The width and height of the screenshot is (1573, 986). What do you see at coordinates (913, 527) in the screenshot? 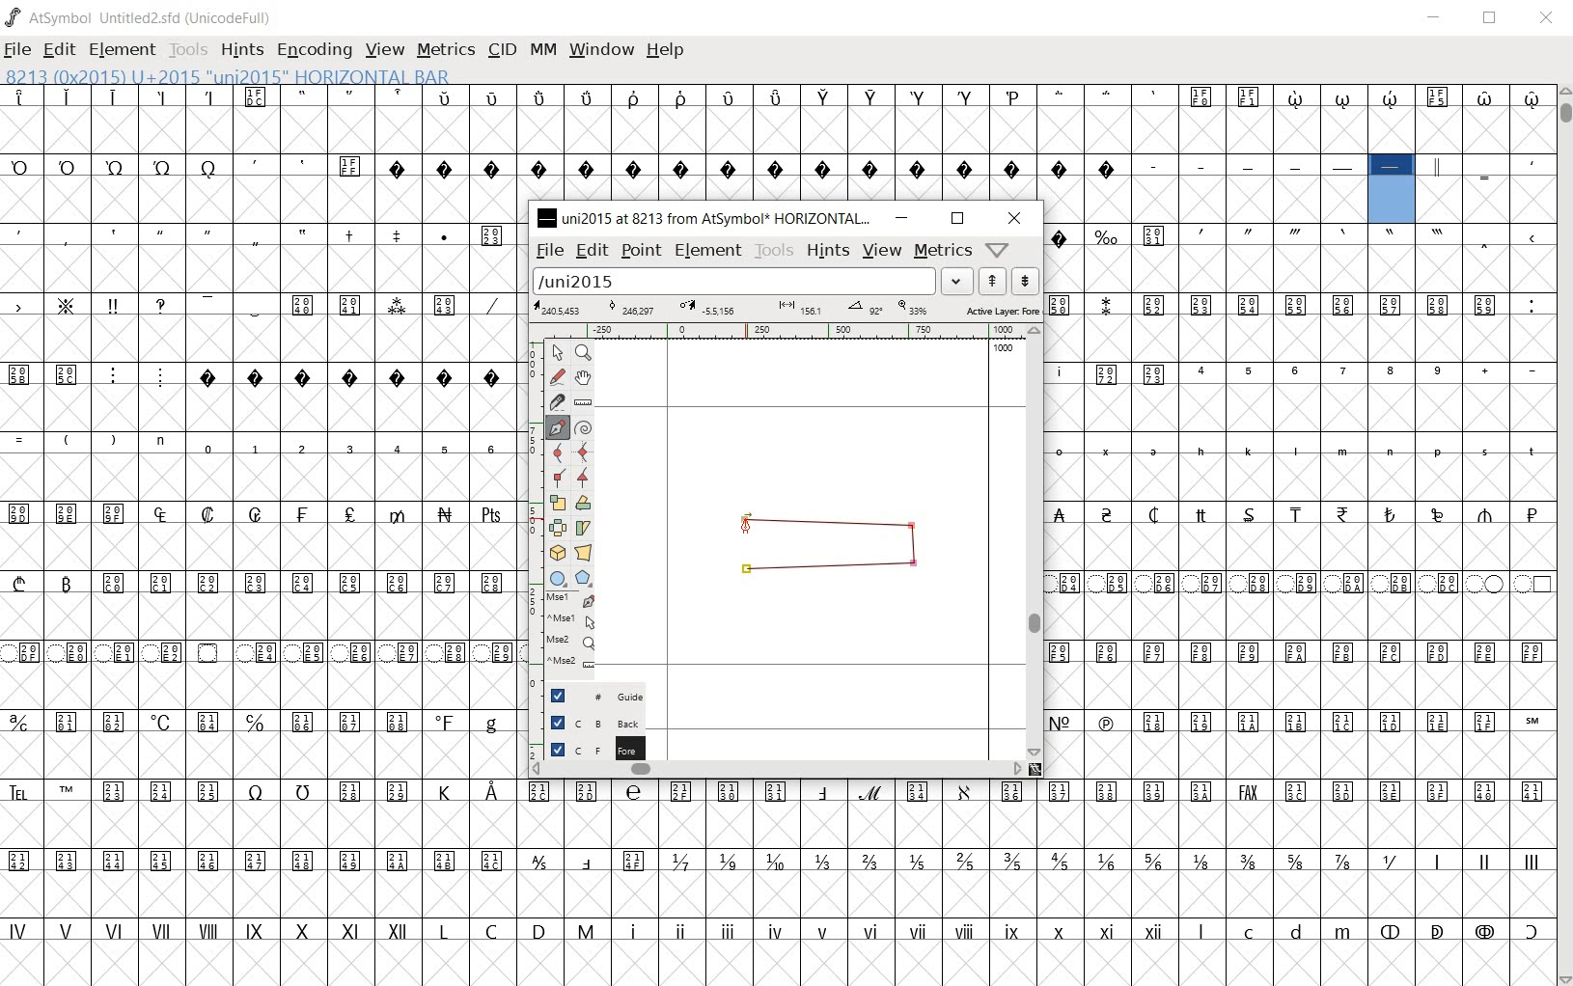
I see `added point` at bounding box center [913, 527].